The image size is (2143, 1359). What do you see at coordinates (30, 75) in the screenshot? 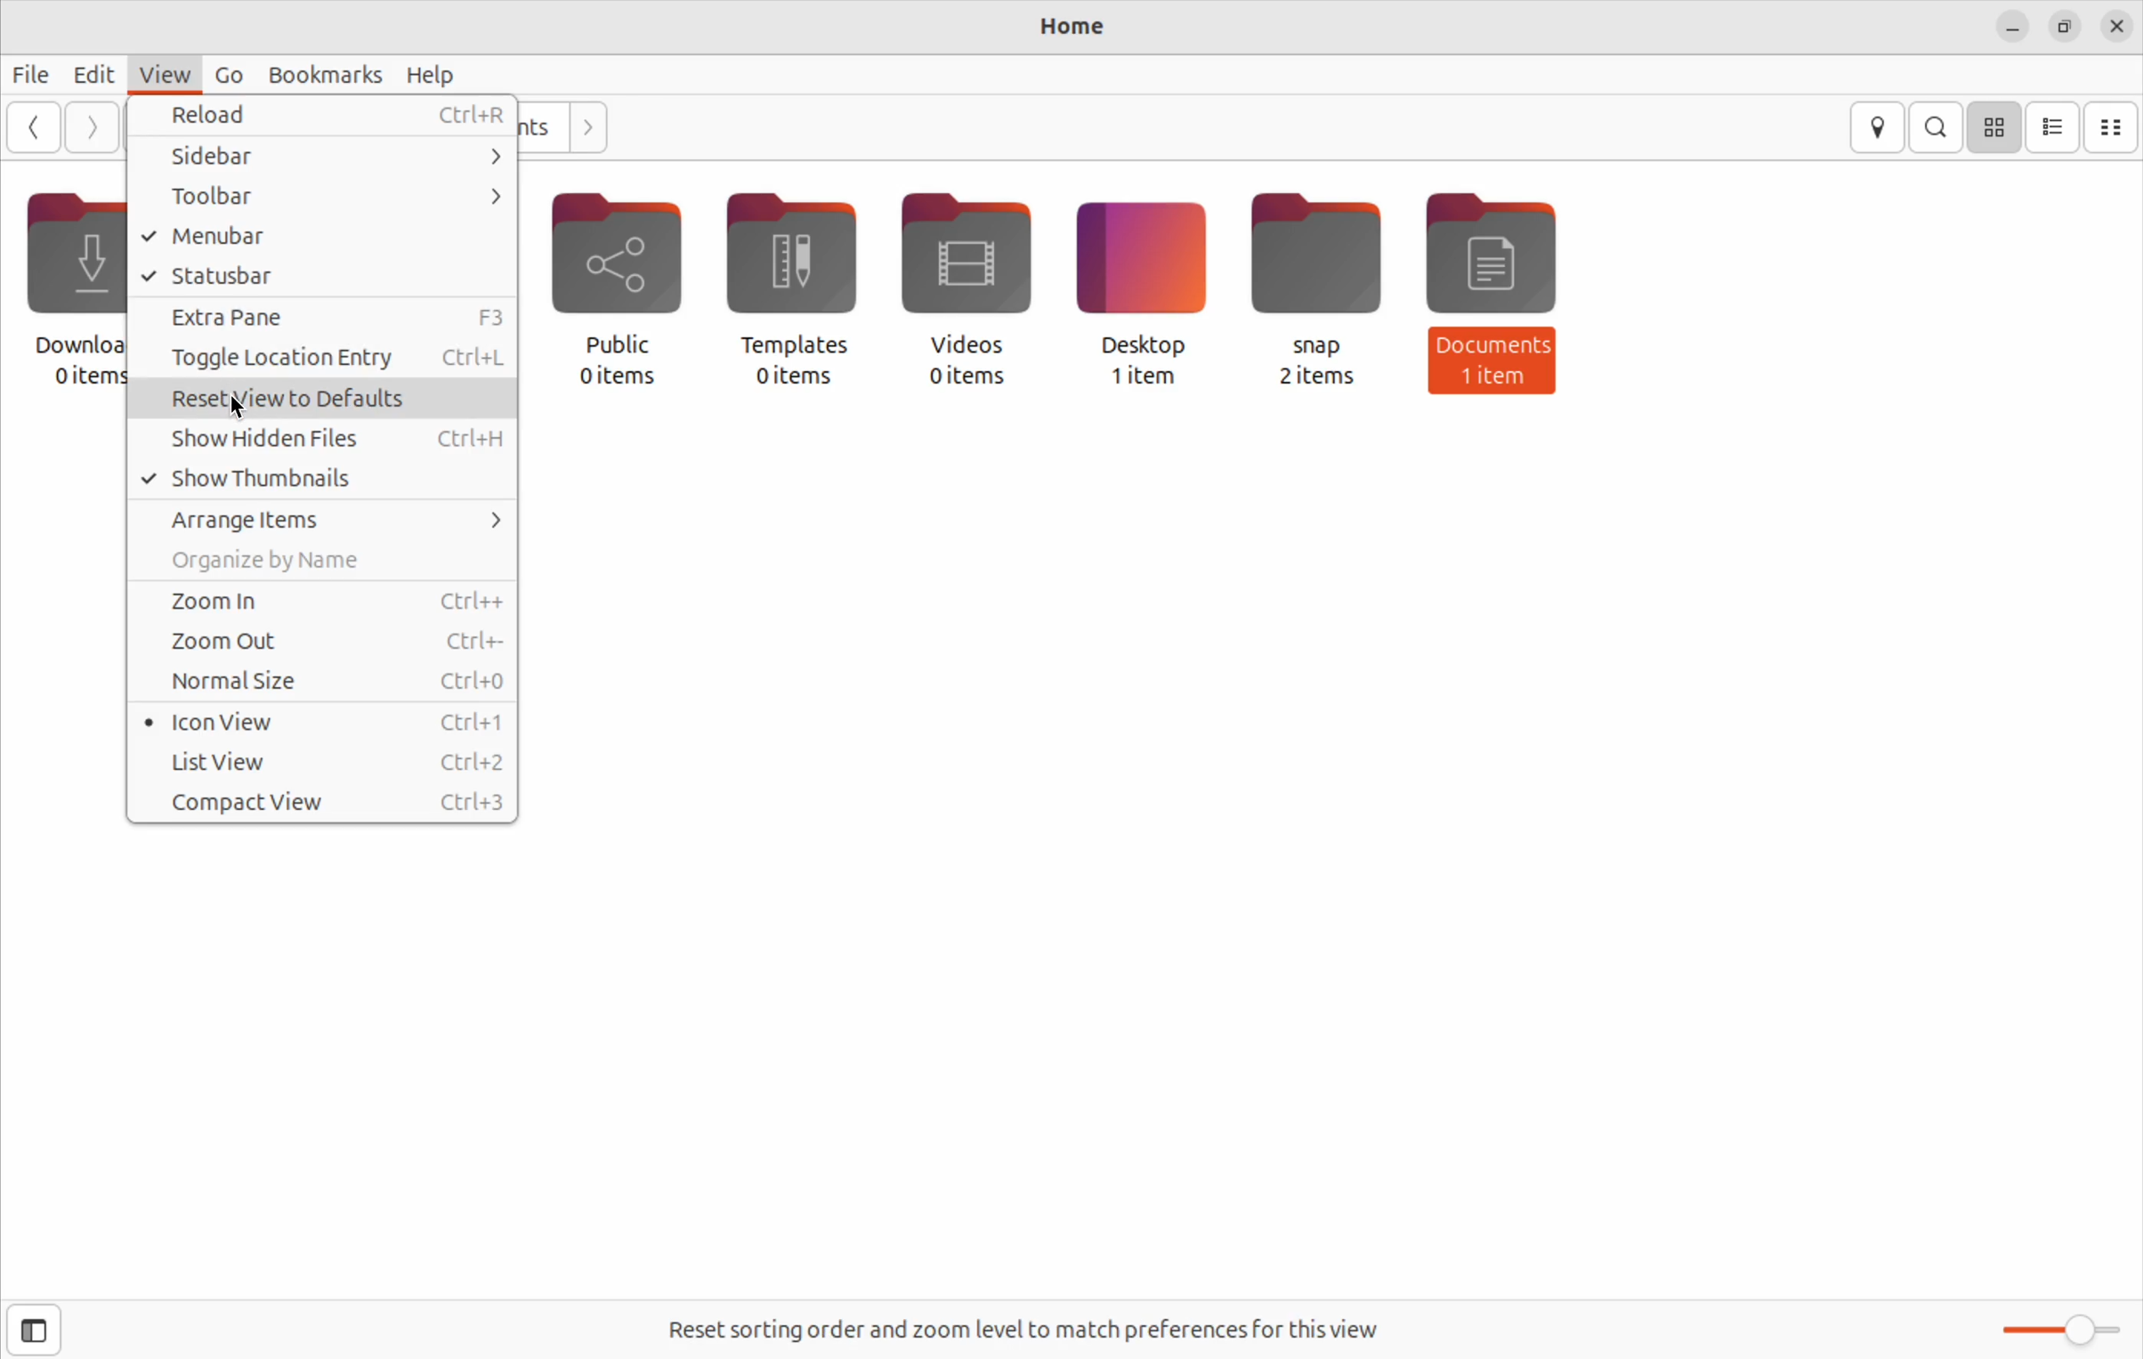
I see `file` at bounding box center [30, 75].